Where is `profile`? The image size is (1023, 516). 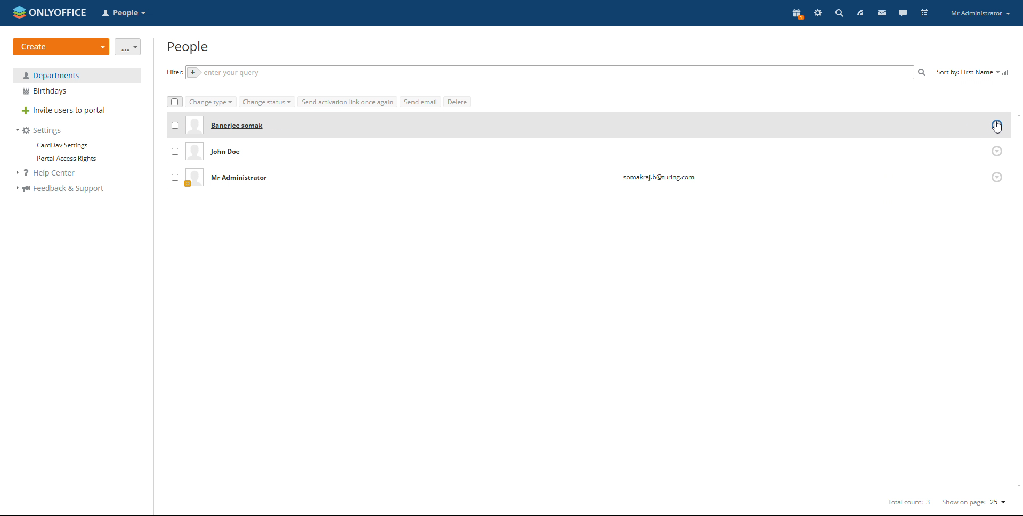
profile is located at coordinates (980, 14).